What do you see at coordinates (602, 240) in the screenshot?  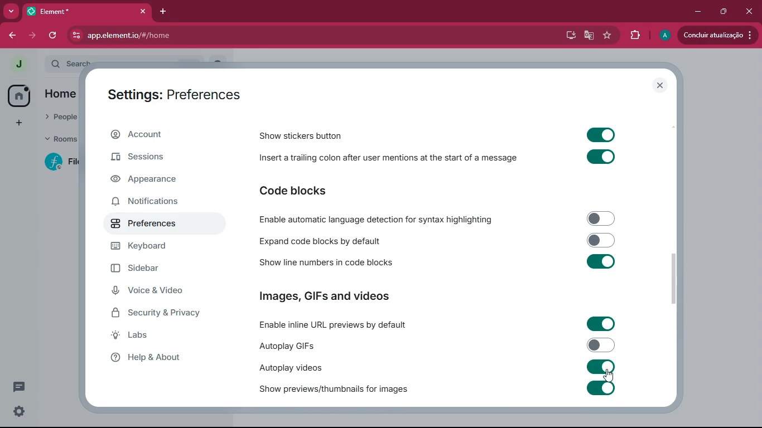 I see `` at bounding box center [602, 240].